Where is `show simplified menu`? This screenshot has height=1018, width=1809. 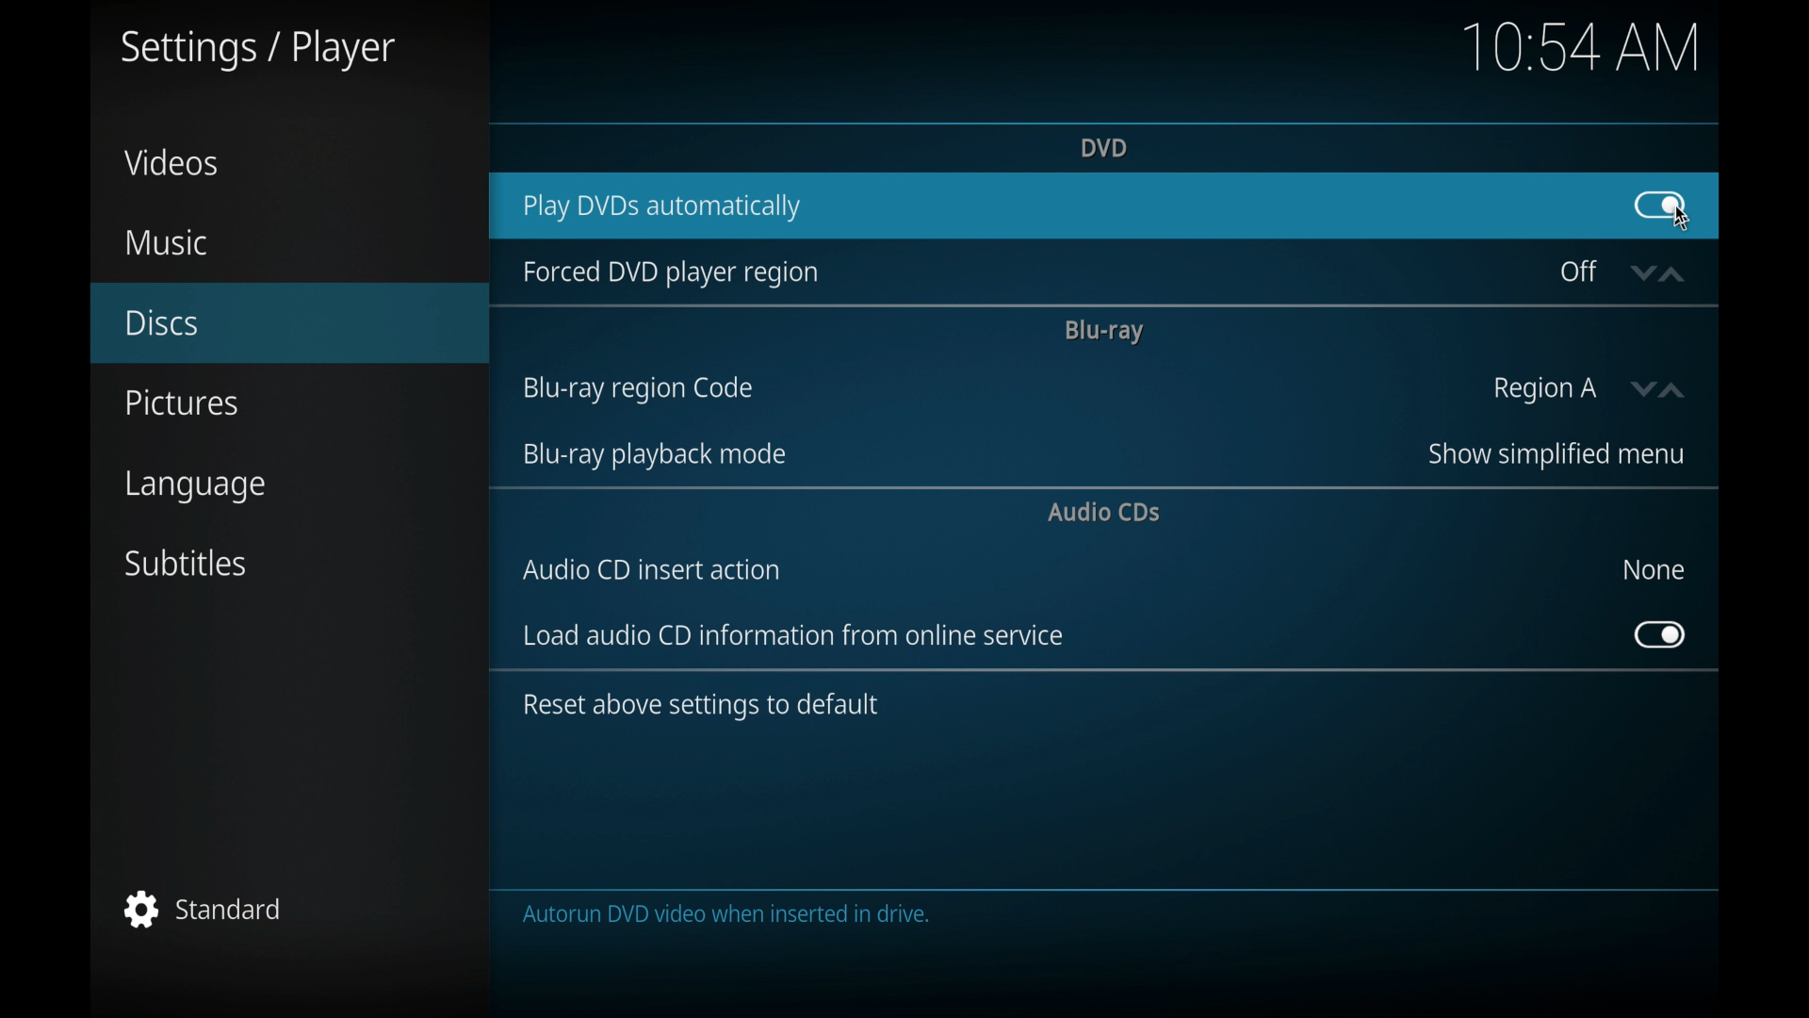
show simplified menu is located at coordinates (1554, 454).